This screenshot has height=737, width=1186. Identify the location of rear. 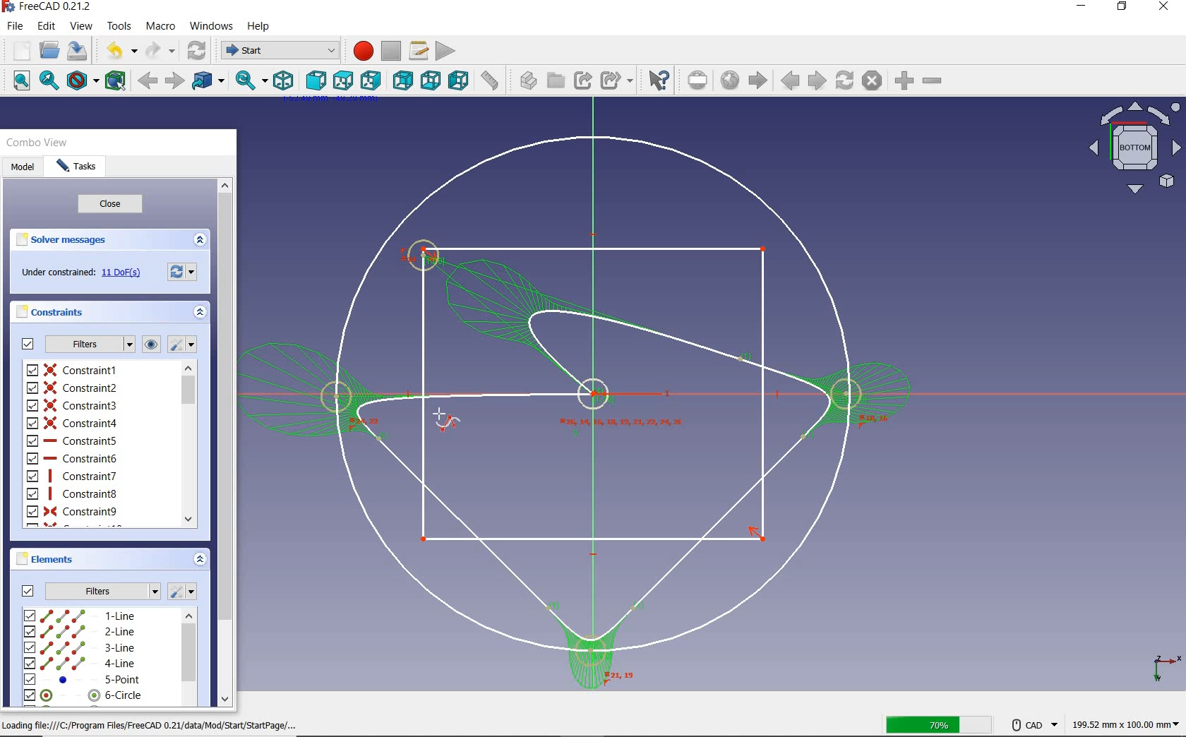
(404, 81).